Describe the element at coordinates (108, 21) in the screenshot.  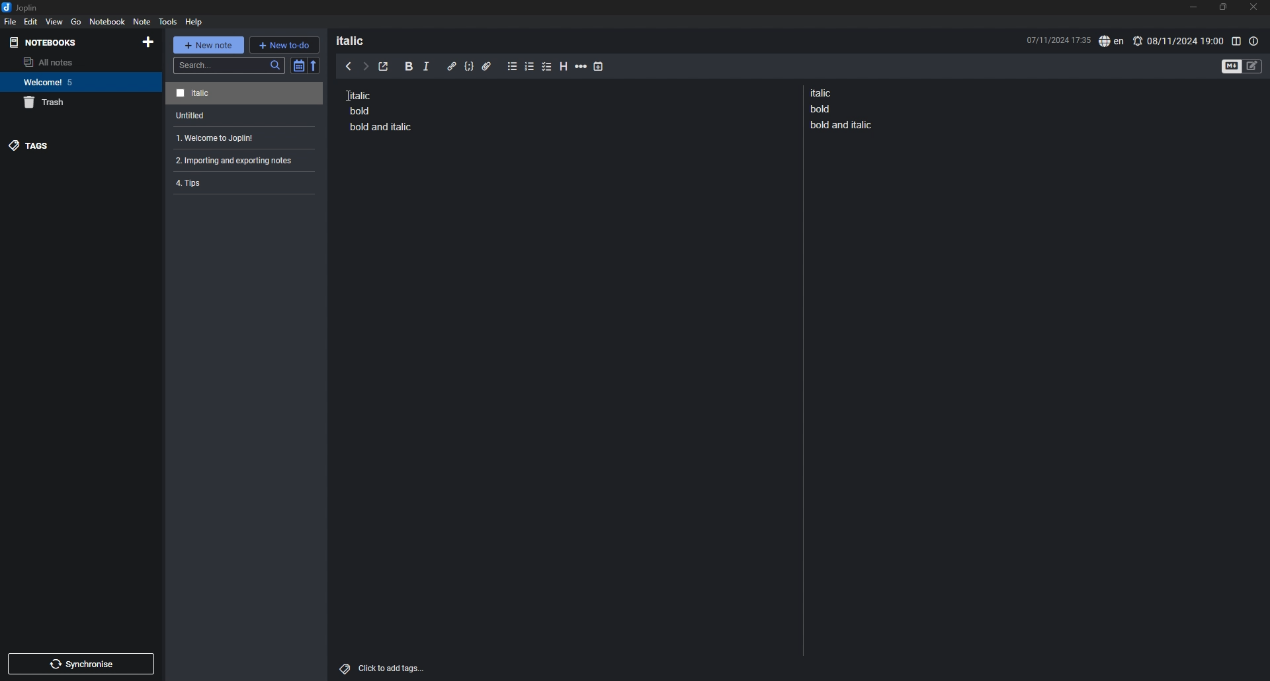
I see `notebook` at that location.